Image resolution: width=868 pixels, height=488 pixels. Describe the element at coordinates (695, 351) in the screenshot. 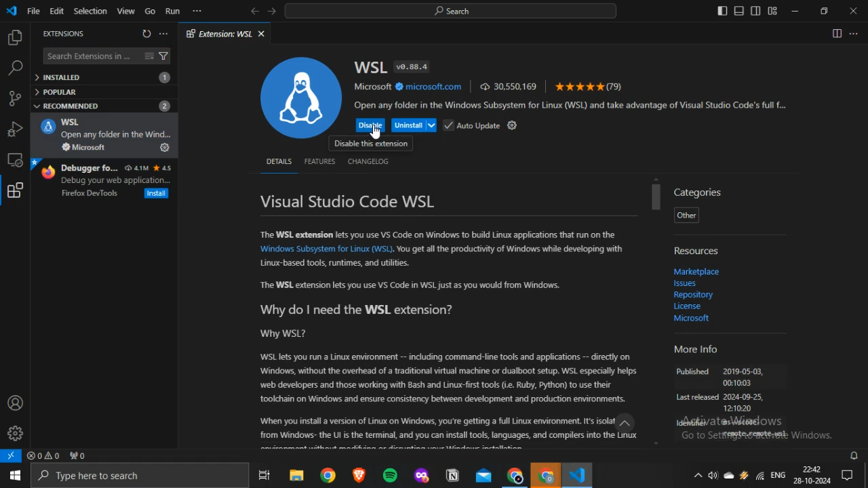

I see `More Info` at that location.